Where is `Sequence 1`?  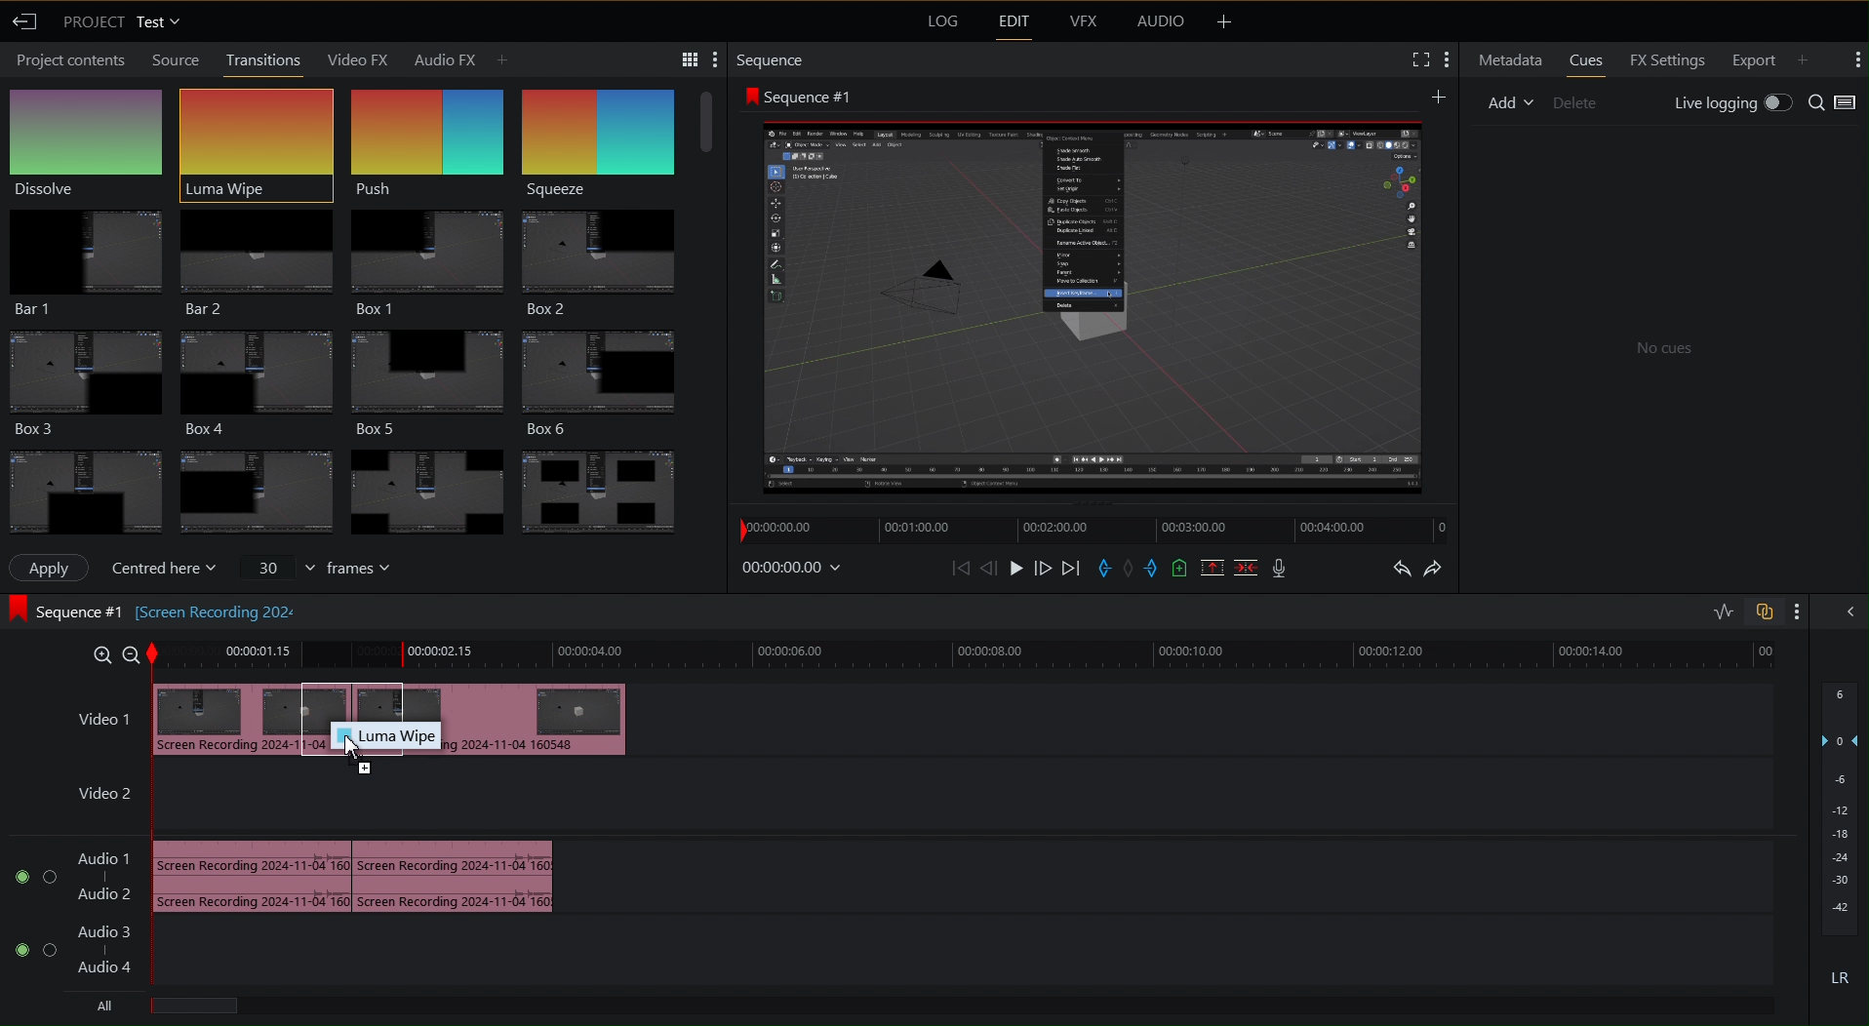 Sequence 1 is located at coordinates (797, 95).